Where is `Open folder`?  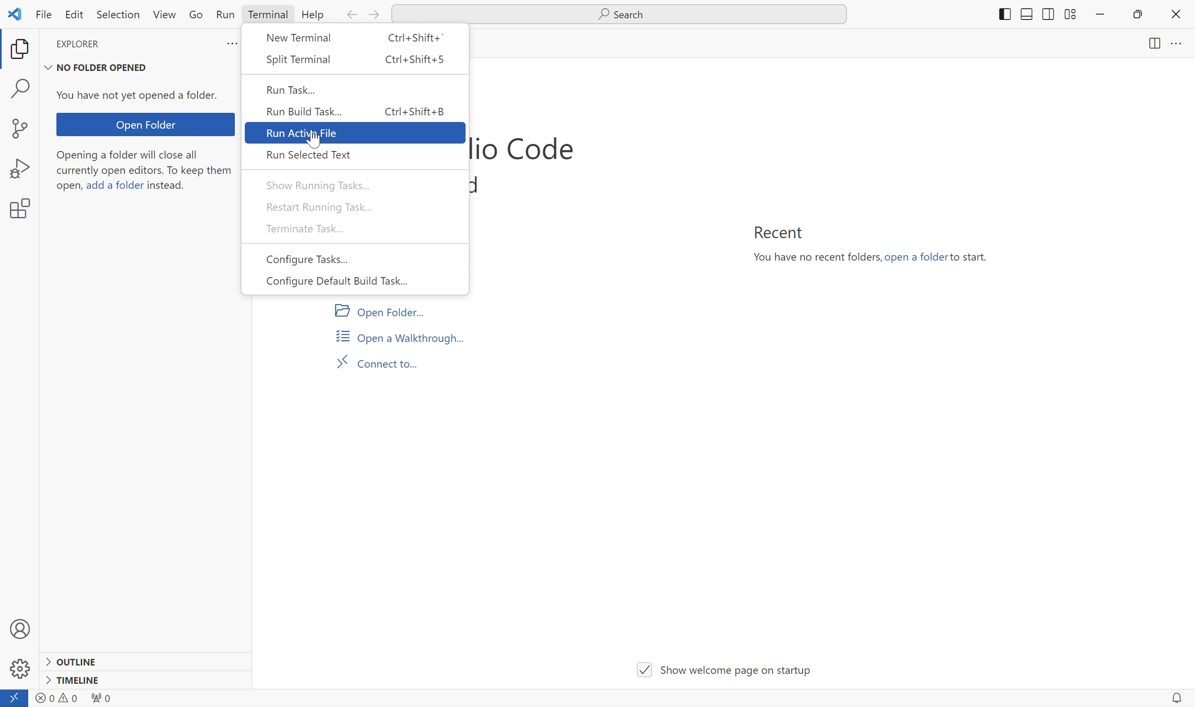 Open folder is located at coordinates (378, 311).